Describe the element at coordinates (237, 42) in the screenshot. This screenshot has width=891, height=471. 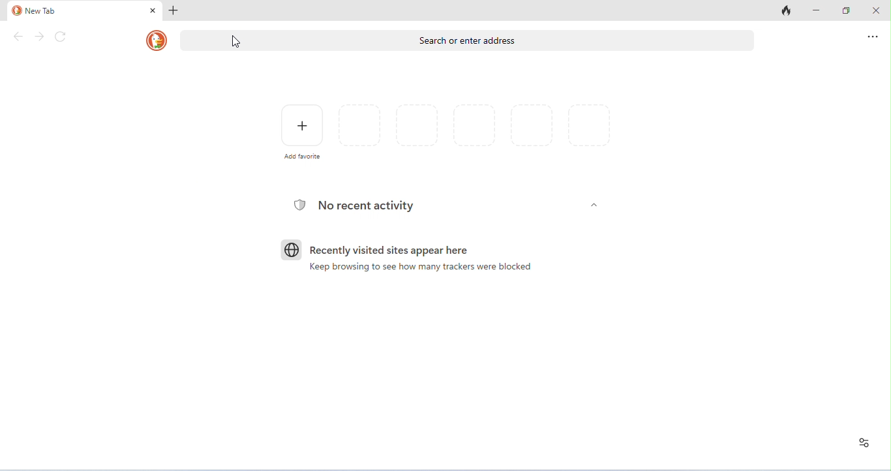
I see `cursor` at that location.